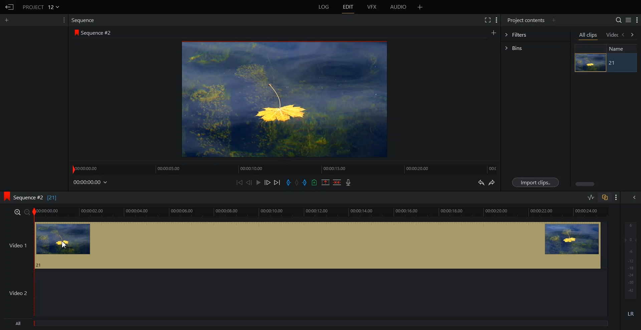 This screenshot has width=641, height=330. What do you see at coordinates (91, 182) in the screenshot?
I see `00:00:00.00 ` at bounding box center [91, 182].